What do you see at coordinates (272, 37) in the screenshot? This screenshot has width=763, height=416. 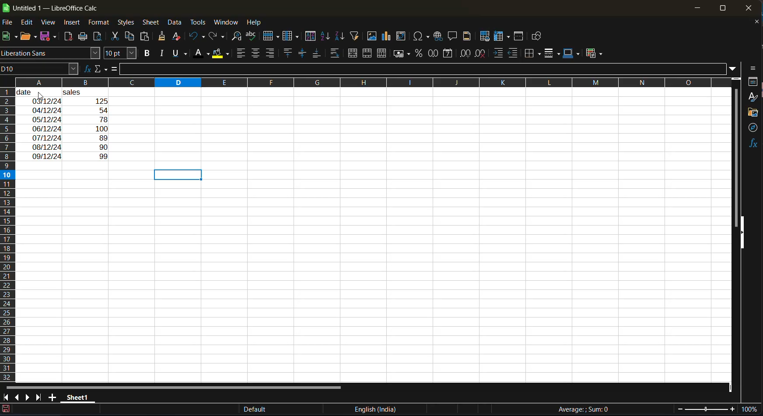 I see `row` at bounding box center [272, 37].